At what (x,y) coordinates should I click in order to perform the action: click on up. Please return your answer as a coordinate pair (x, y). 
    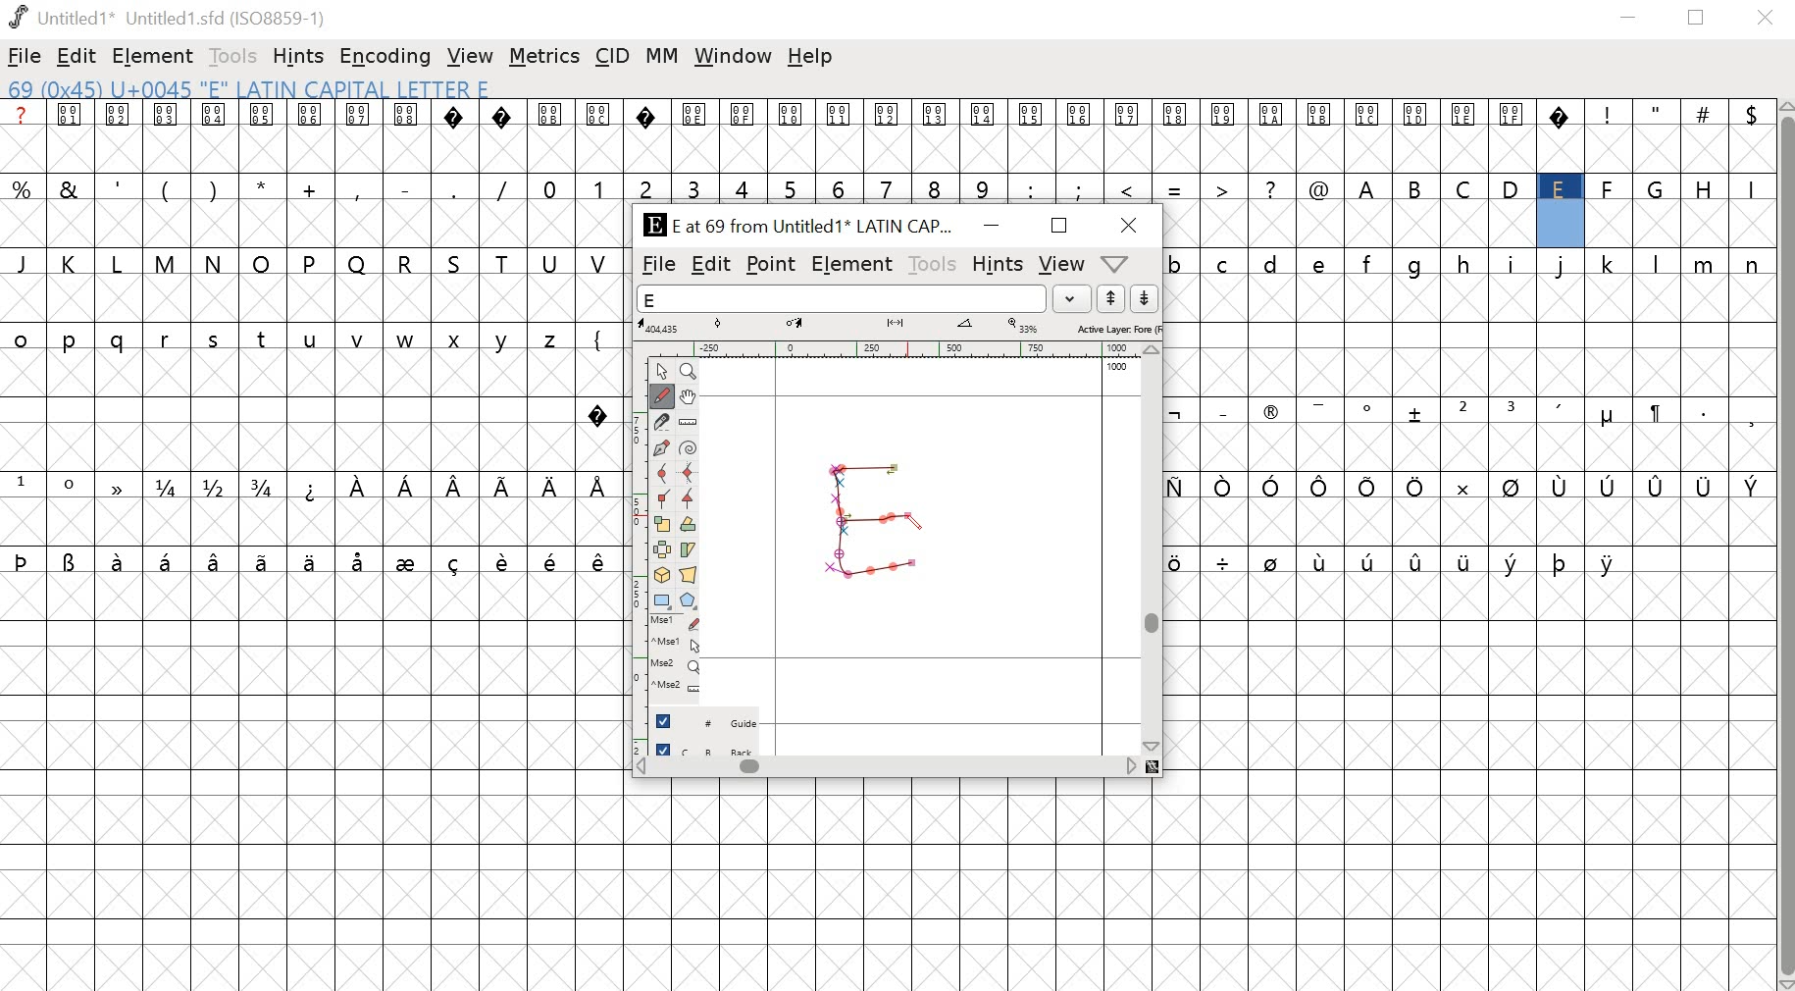
    Looking at the image, I should click on (1110, 298).